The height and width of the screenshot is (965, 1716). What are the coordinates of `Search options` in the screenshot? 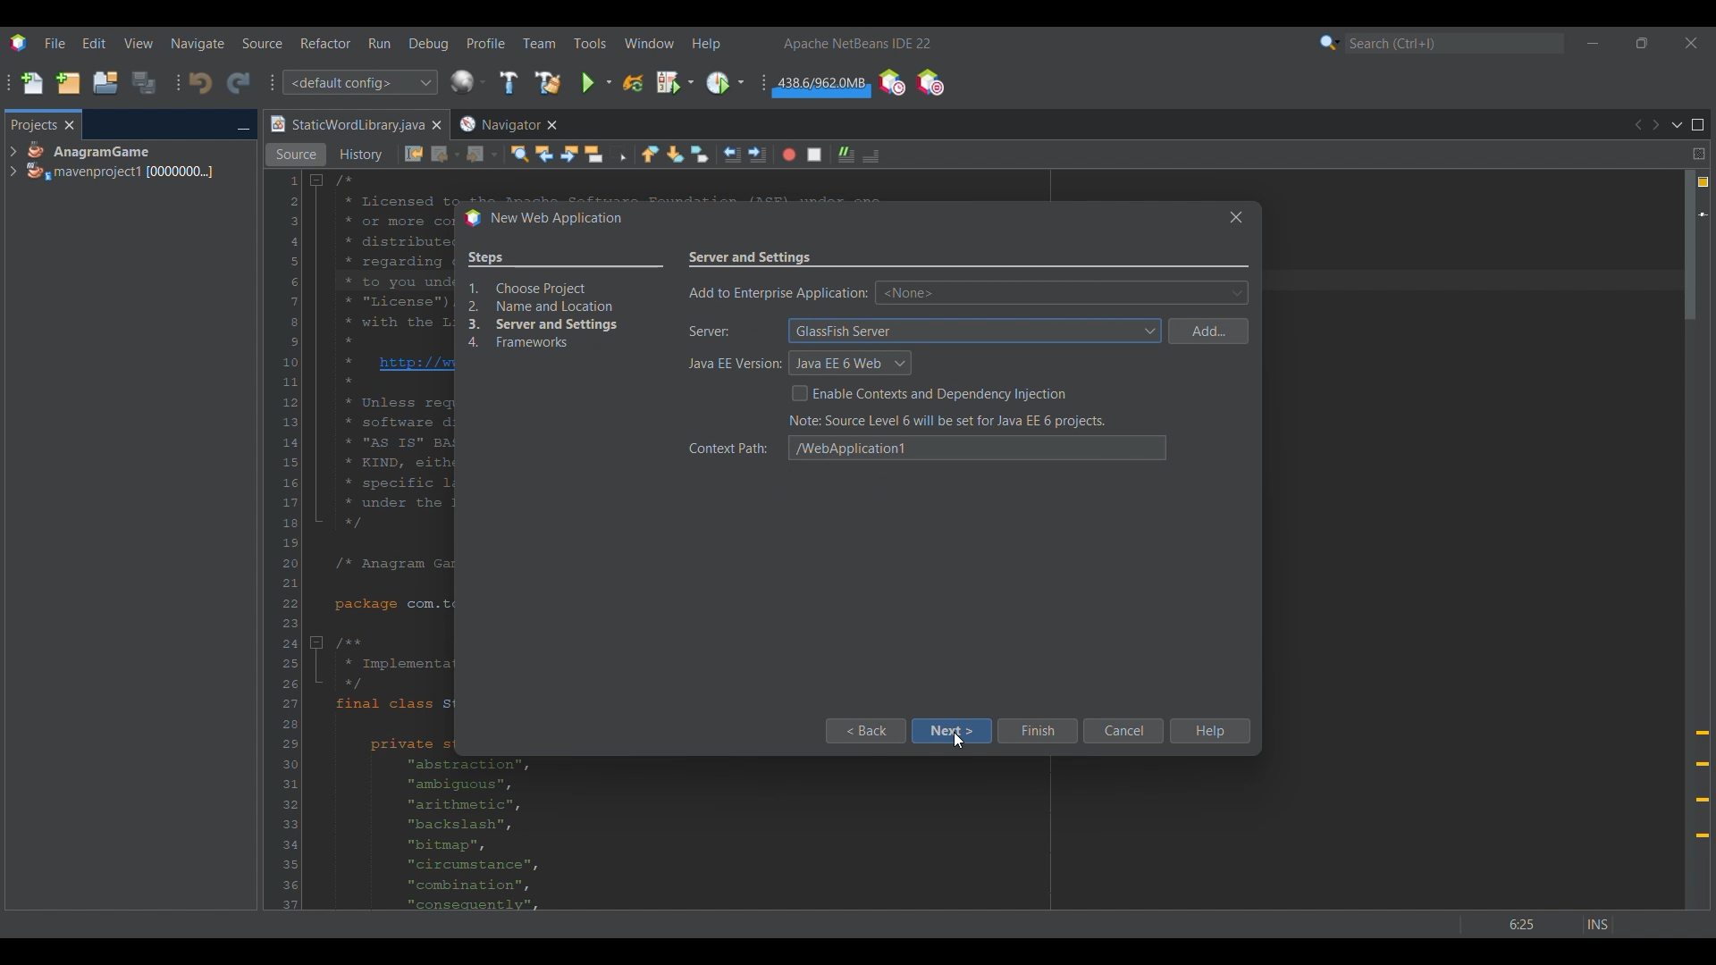 It's located at (1330, 42).